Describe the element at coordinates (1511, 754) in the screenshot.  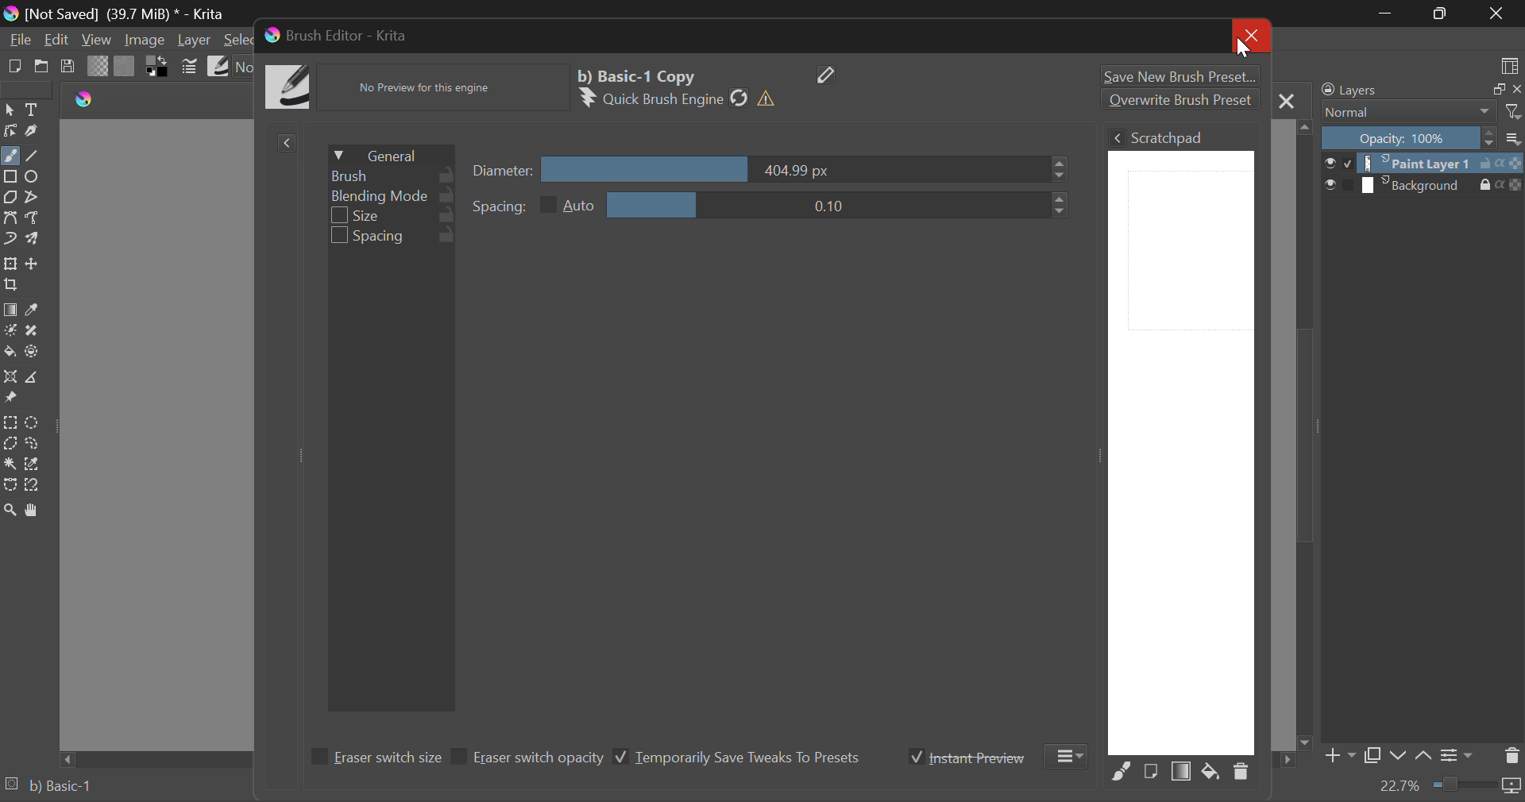
I see `Delete Layer` at that location.